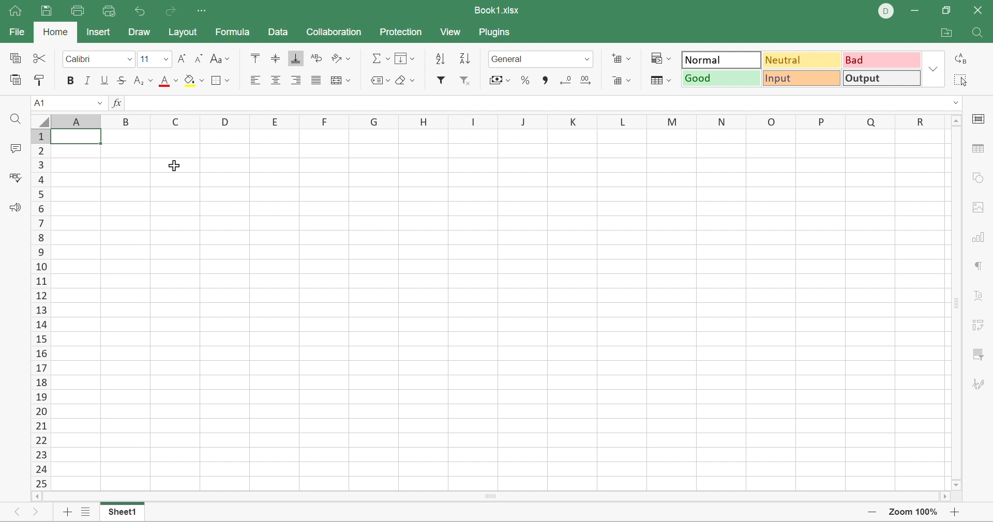 This screenshot has width=993, height=522. What do you see at coordinates (442, 81) in the screenshot?
I see `Filter` at bounding box center [442, 81].